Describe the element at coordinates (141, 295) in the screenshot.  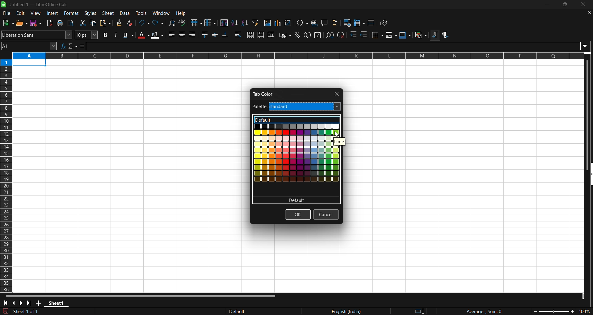
I see `horizontal scroll bar` at that location.